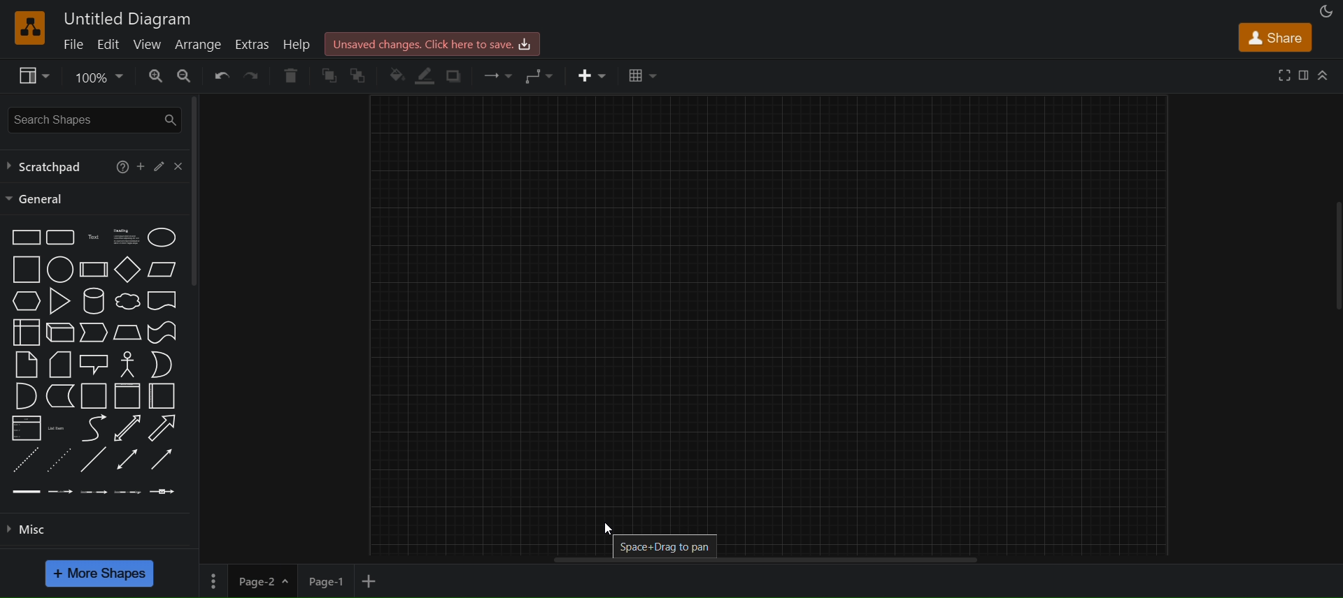 This screenshot has height=598, width=1343. Describe the element at coordinates (592, 75) in the screenshot. I see `insert` at that location.